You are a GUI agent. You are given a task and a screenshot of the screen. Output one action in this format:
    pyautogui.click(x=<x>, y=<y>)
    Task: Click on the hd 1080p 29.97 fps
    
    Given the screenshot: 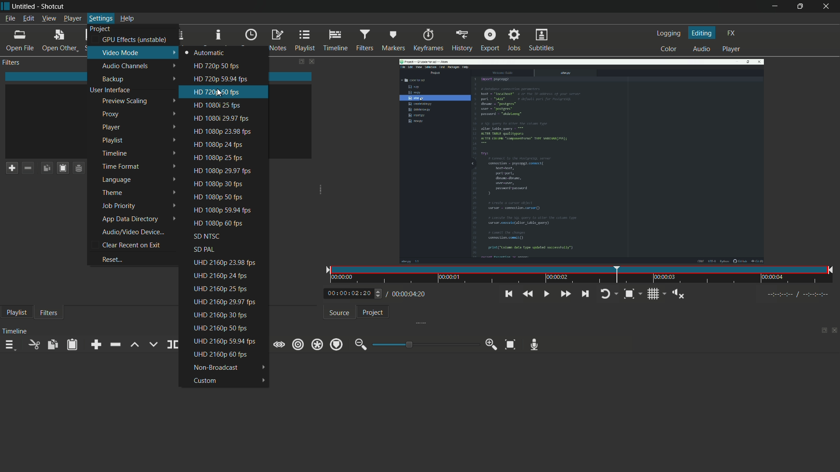 What is the action you would take?
    pyautogui.click(x=230, y=119)
    